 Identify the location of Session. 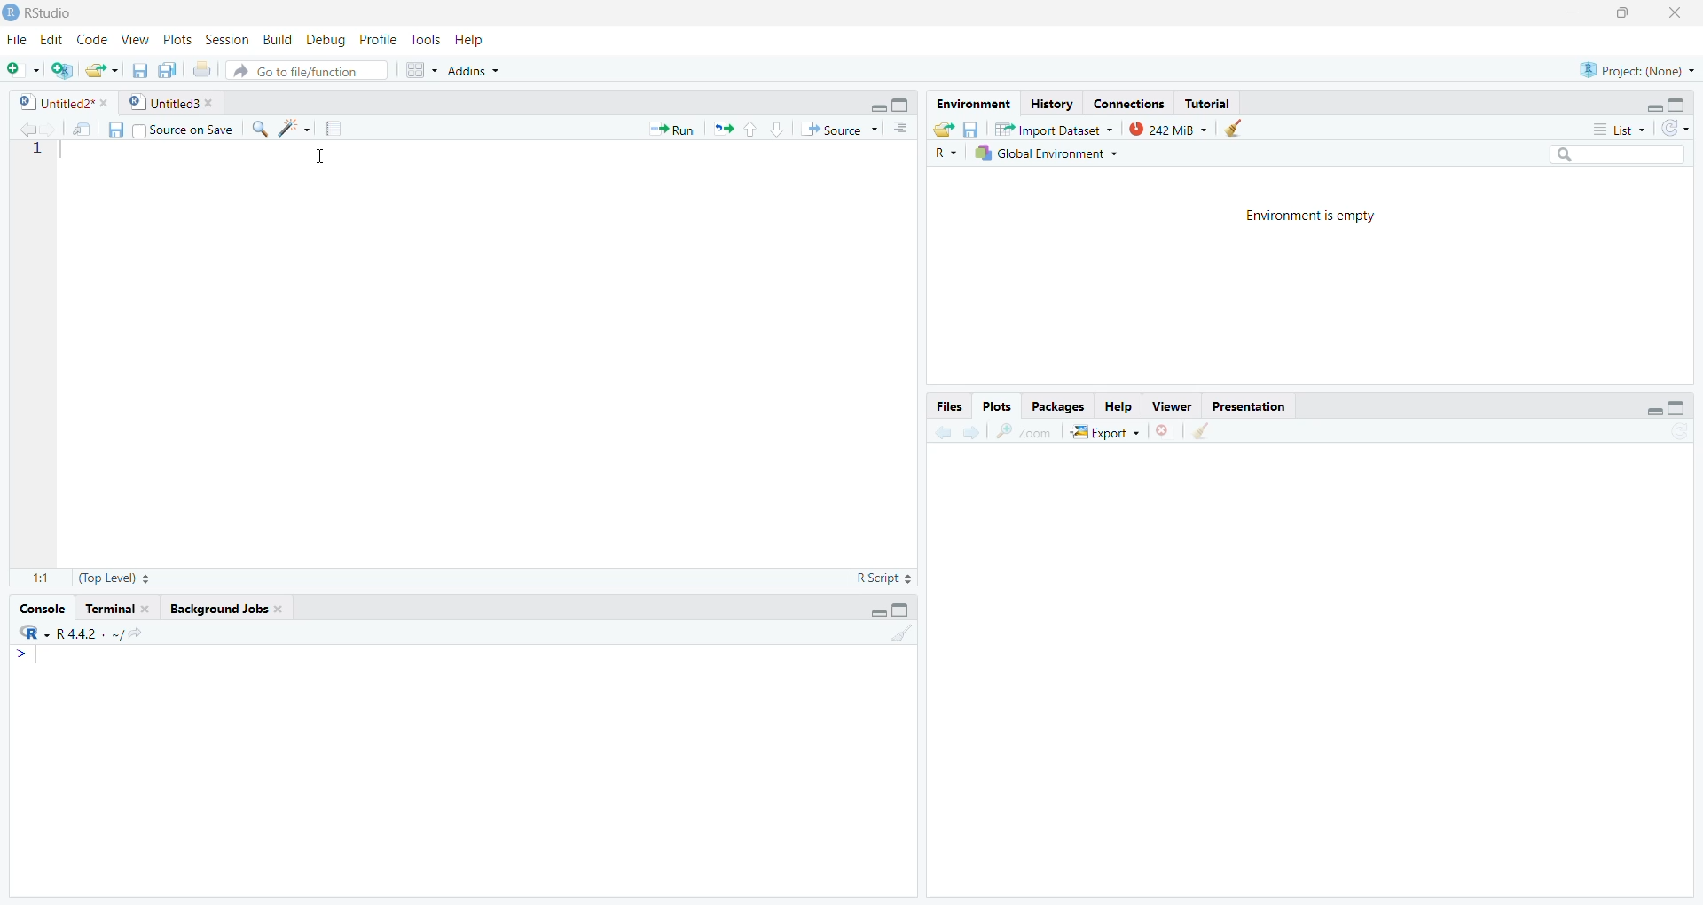
(226, 40).